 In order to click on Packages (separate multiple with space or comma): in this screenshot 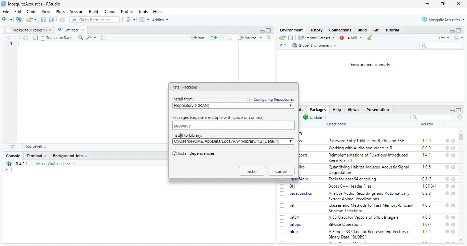, I will do `click(219, 118)`.